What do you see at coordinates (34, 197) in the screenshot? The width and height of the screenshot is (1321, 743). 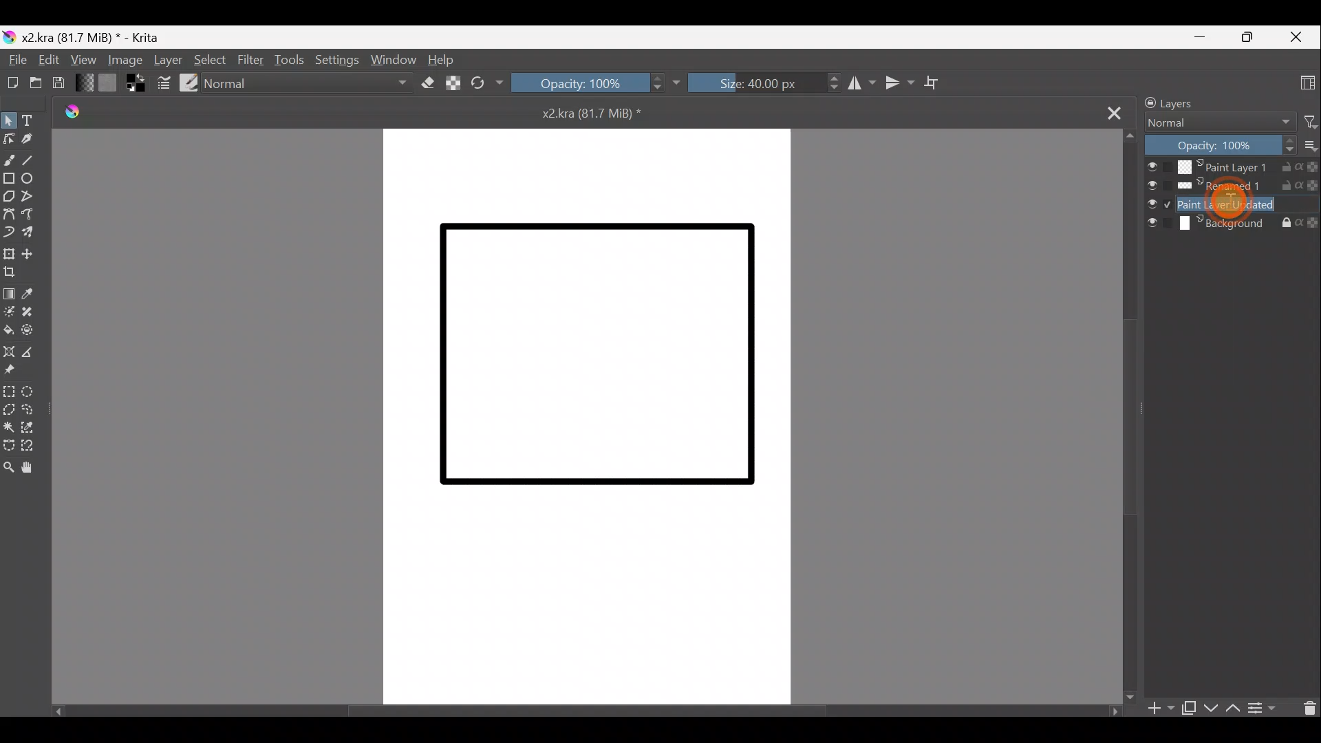 I see `Polyline tool` at bounding box center [34, 197].